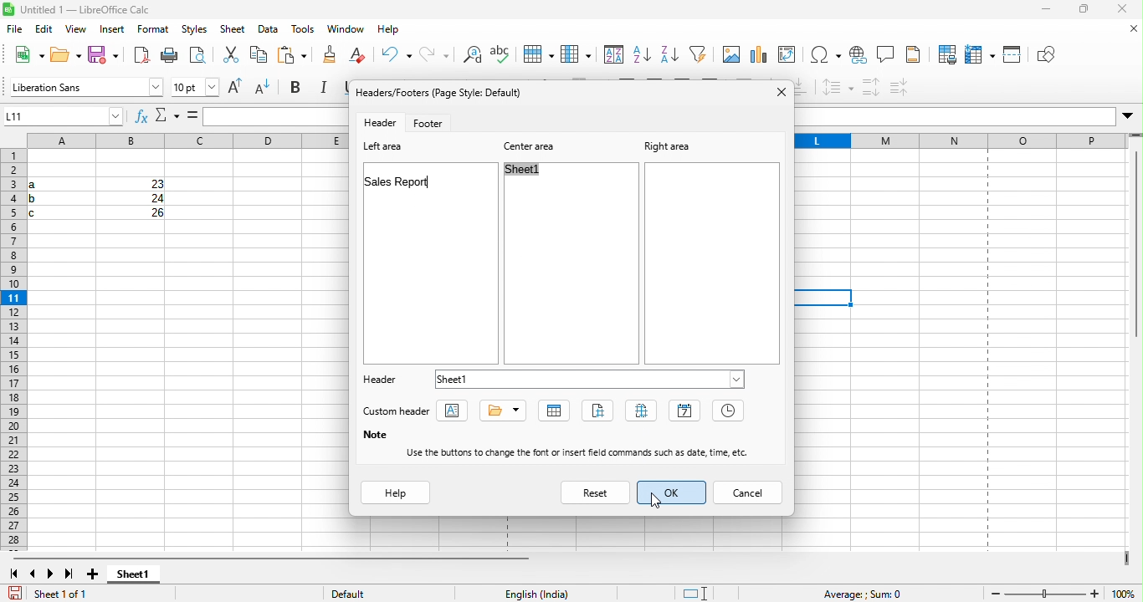 Image resolution: width=1143 pixels, height=602 pixels. I want to click on increase paragraph spacing, so click(870, 87).